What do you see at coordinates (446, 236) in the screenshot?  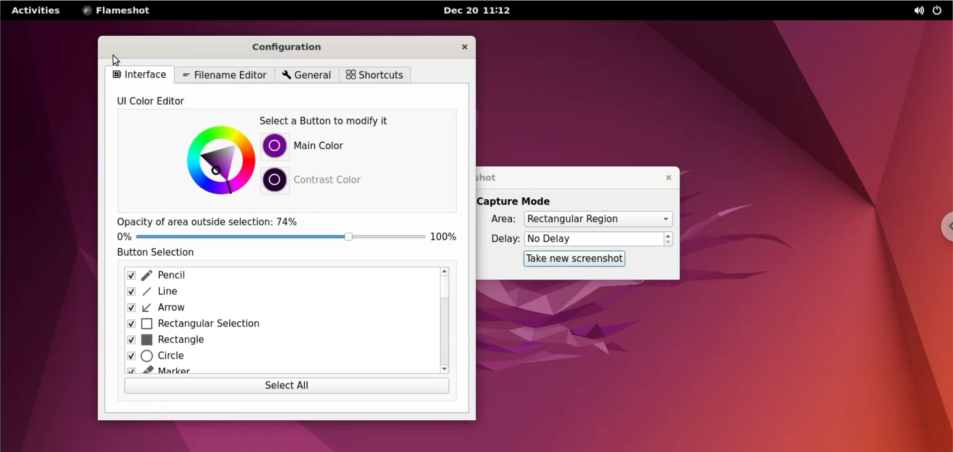 I see `100% ` at bounding box center [446, 236].